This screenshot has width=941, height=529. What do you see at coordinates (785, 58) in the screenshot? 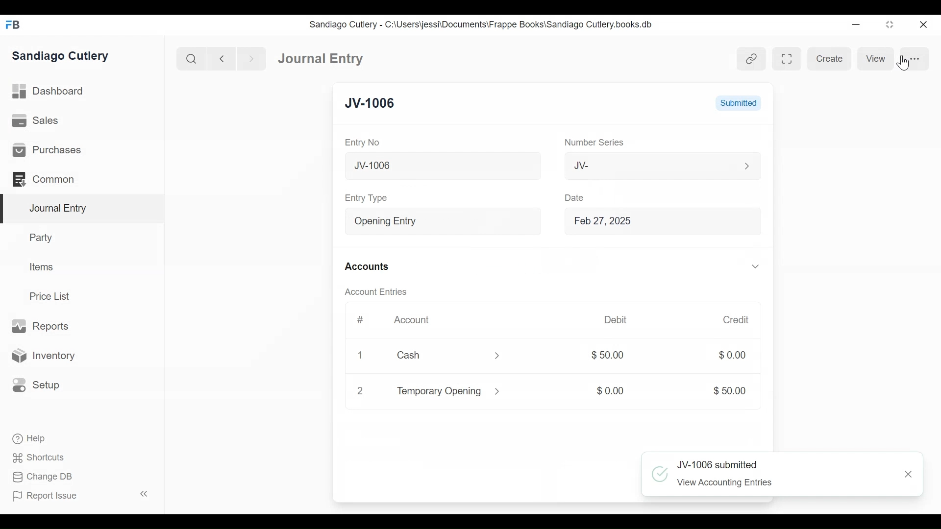
I see `Toggle between form and full width` at bounding box center [785, 58].